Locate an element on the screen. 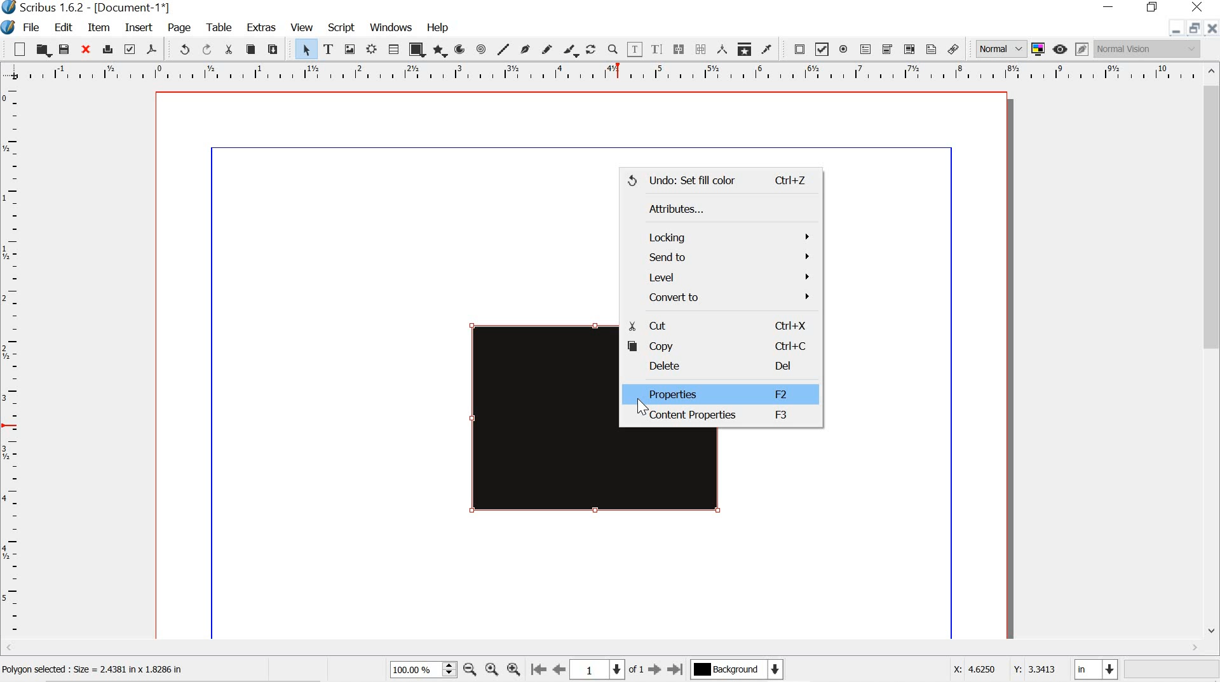  1 is located at coordinates (597, 670).